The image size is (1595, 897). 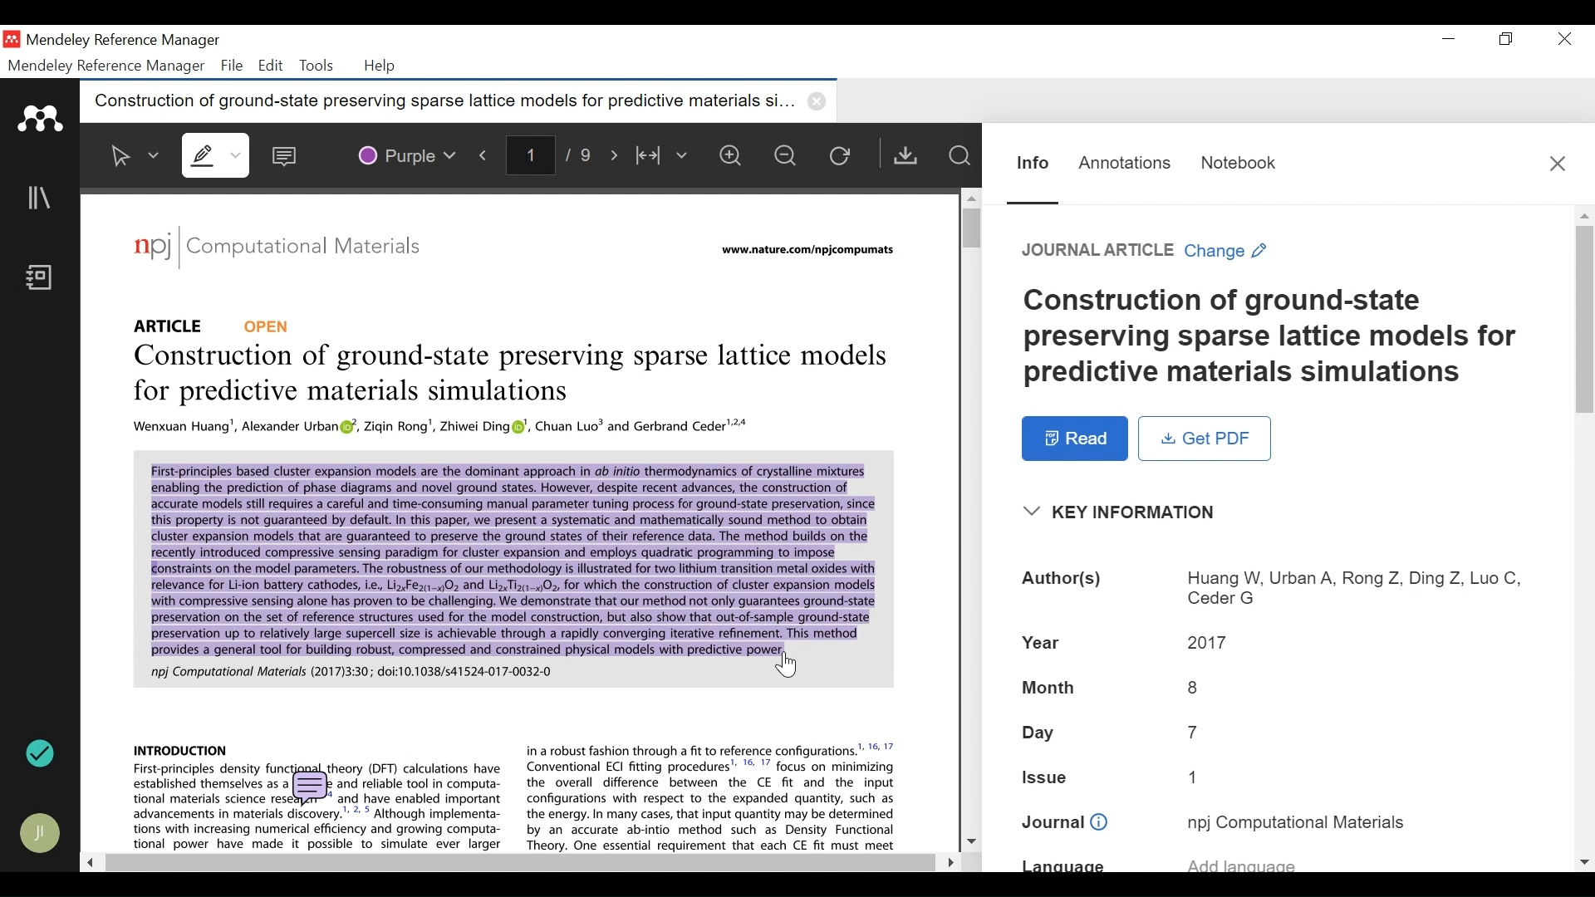 What do you see at coordinates (1205, 438) in the screenshot?
I see `Get PDF` at bounding box center [1205, 438].